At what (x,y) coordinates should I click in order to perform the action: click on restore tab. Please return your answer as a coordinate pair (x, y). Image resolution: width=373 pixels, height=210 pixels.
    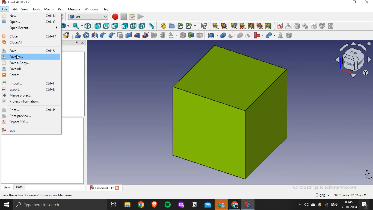
    Looking at the image, I should click on (77, 43).